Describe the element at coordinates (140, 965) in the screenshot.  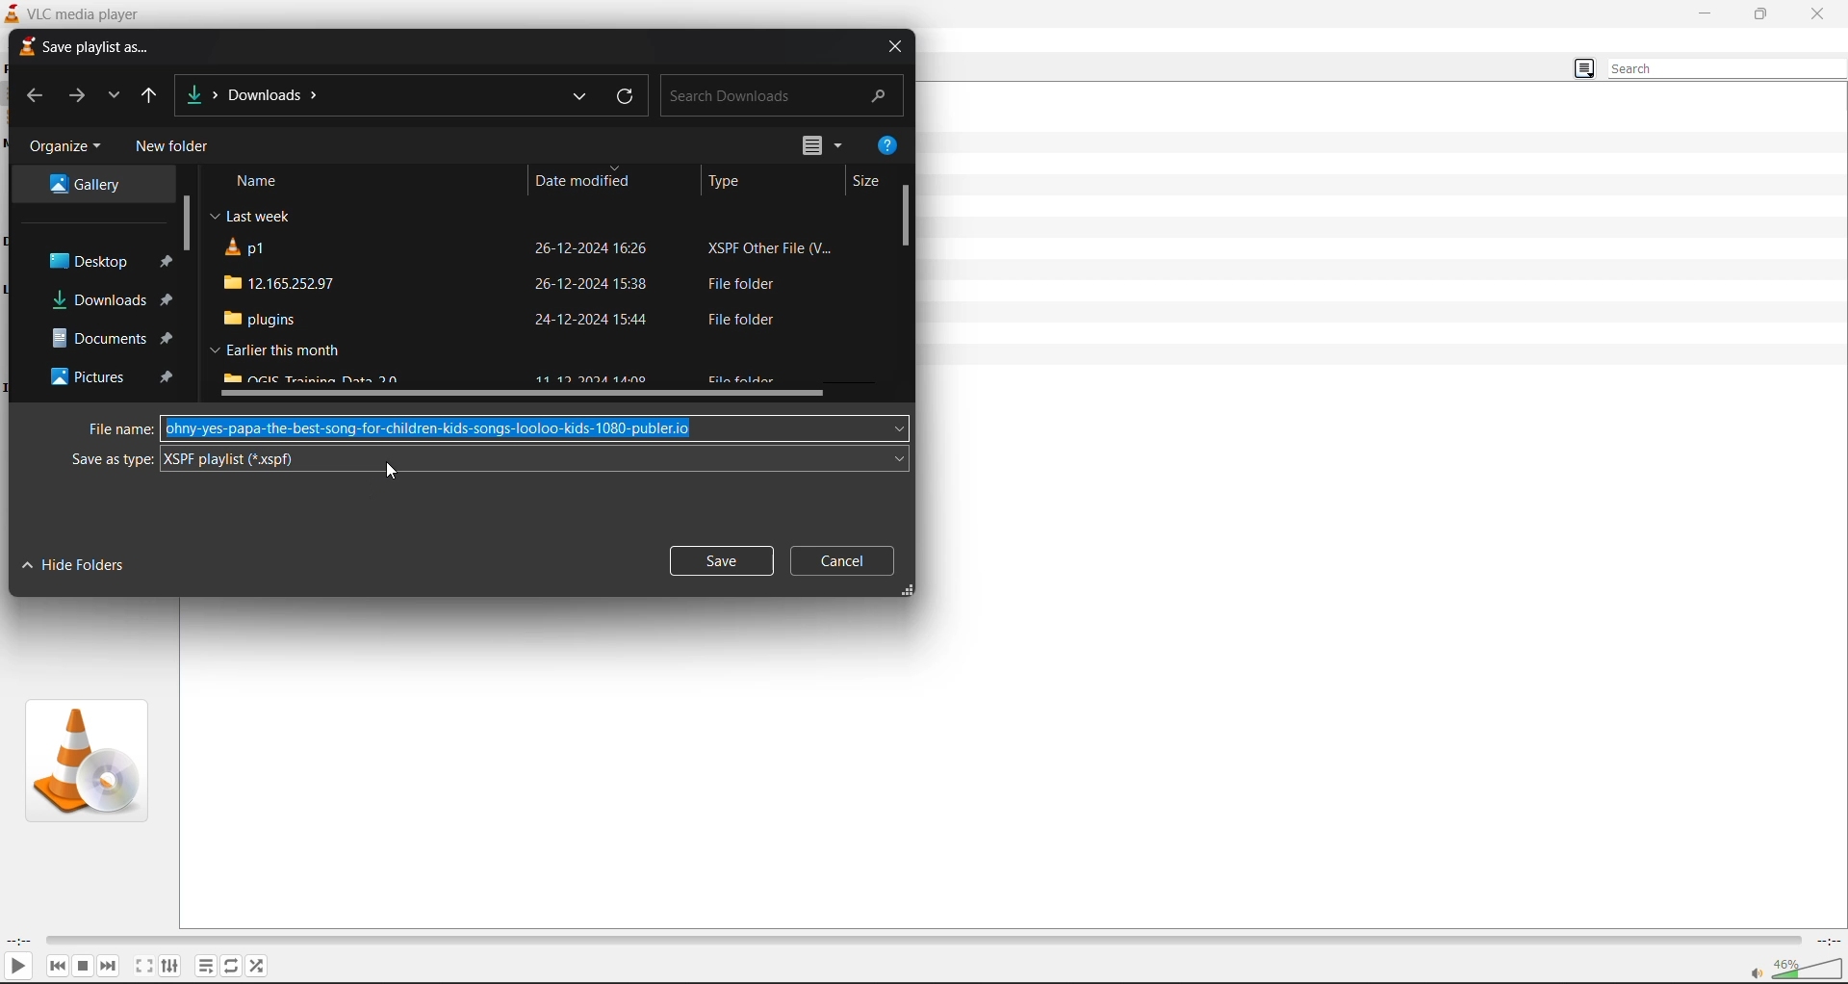
I see `fullscreen` at that location.